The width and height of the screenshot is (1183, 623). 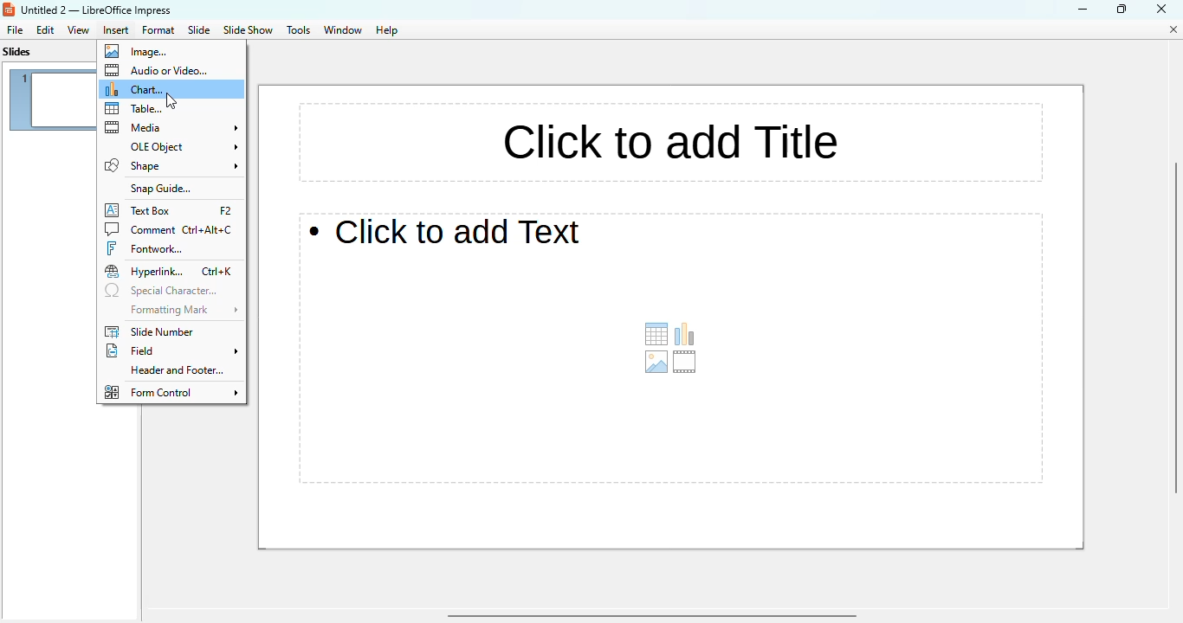 What do you see at coordinates (685, 334) in the screenshot?
I see `insert chart` at bounding box center [685, 334].